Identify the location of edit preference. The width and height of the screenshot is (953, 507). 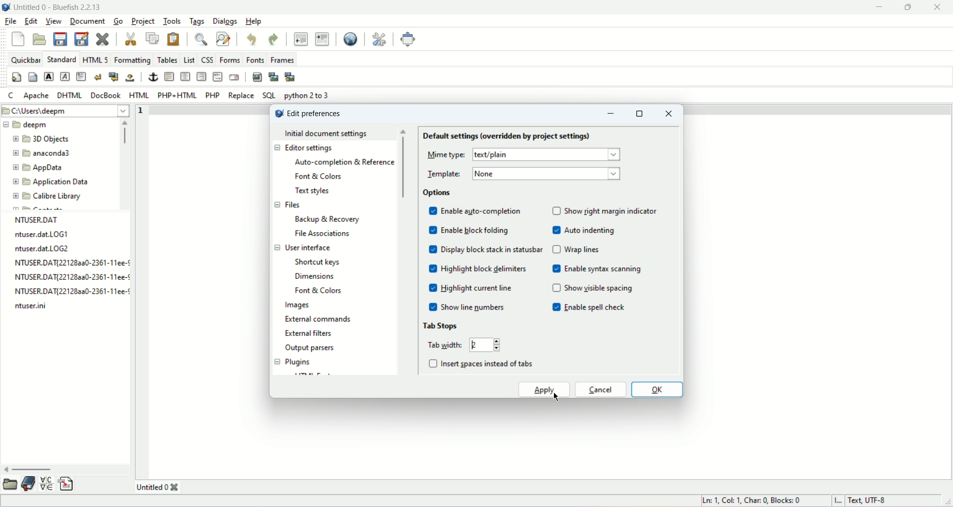
(315, 115).